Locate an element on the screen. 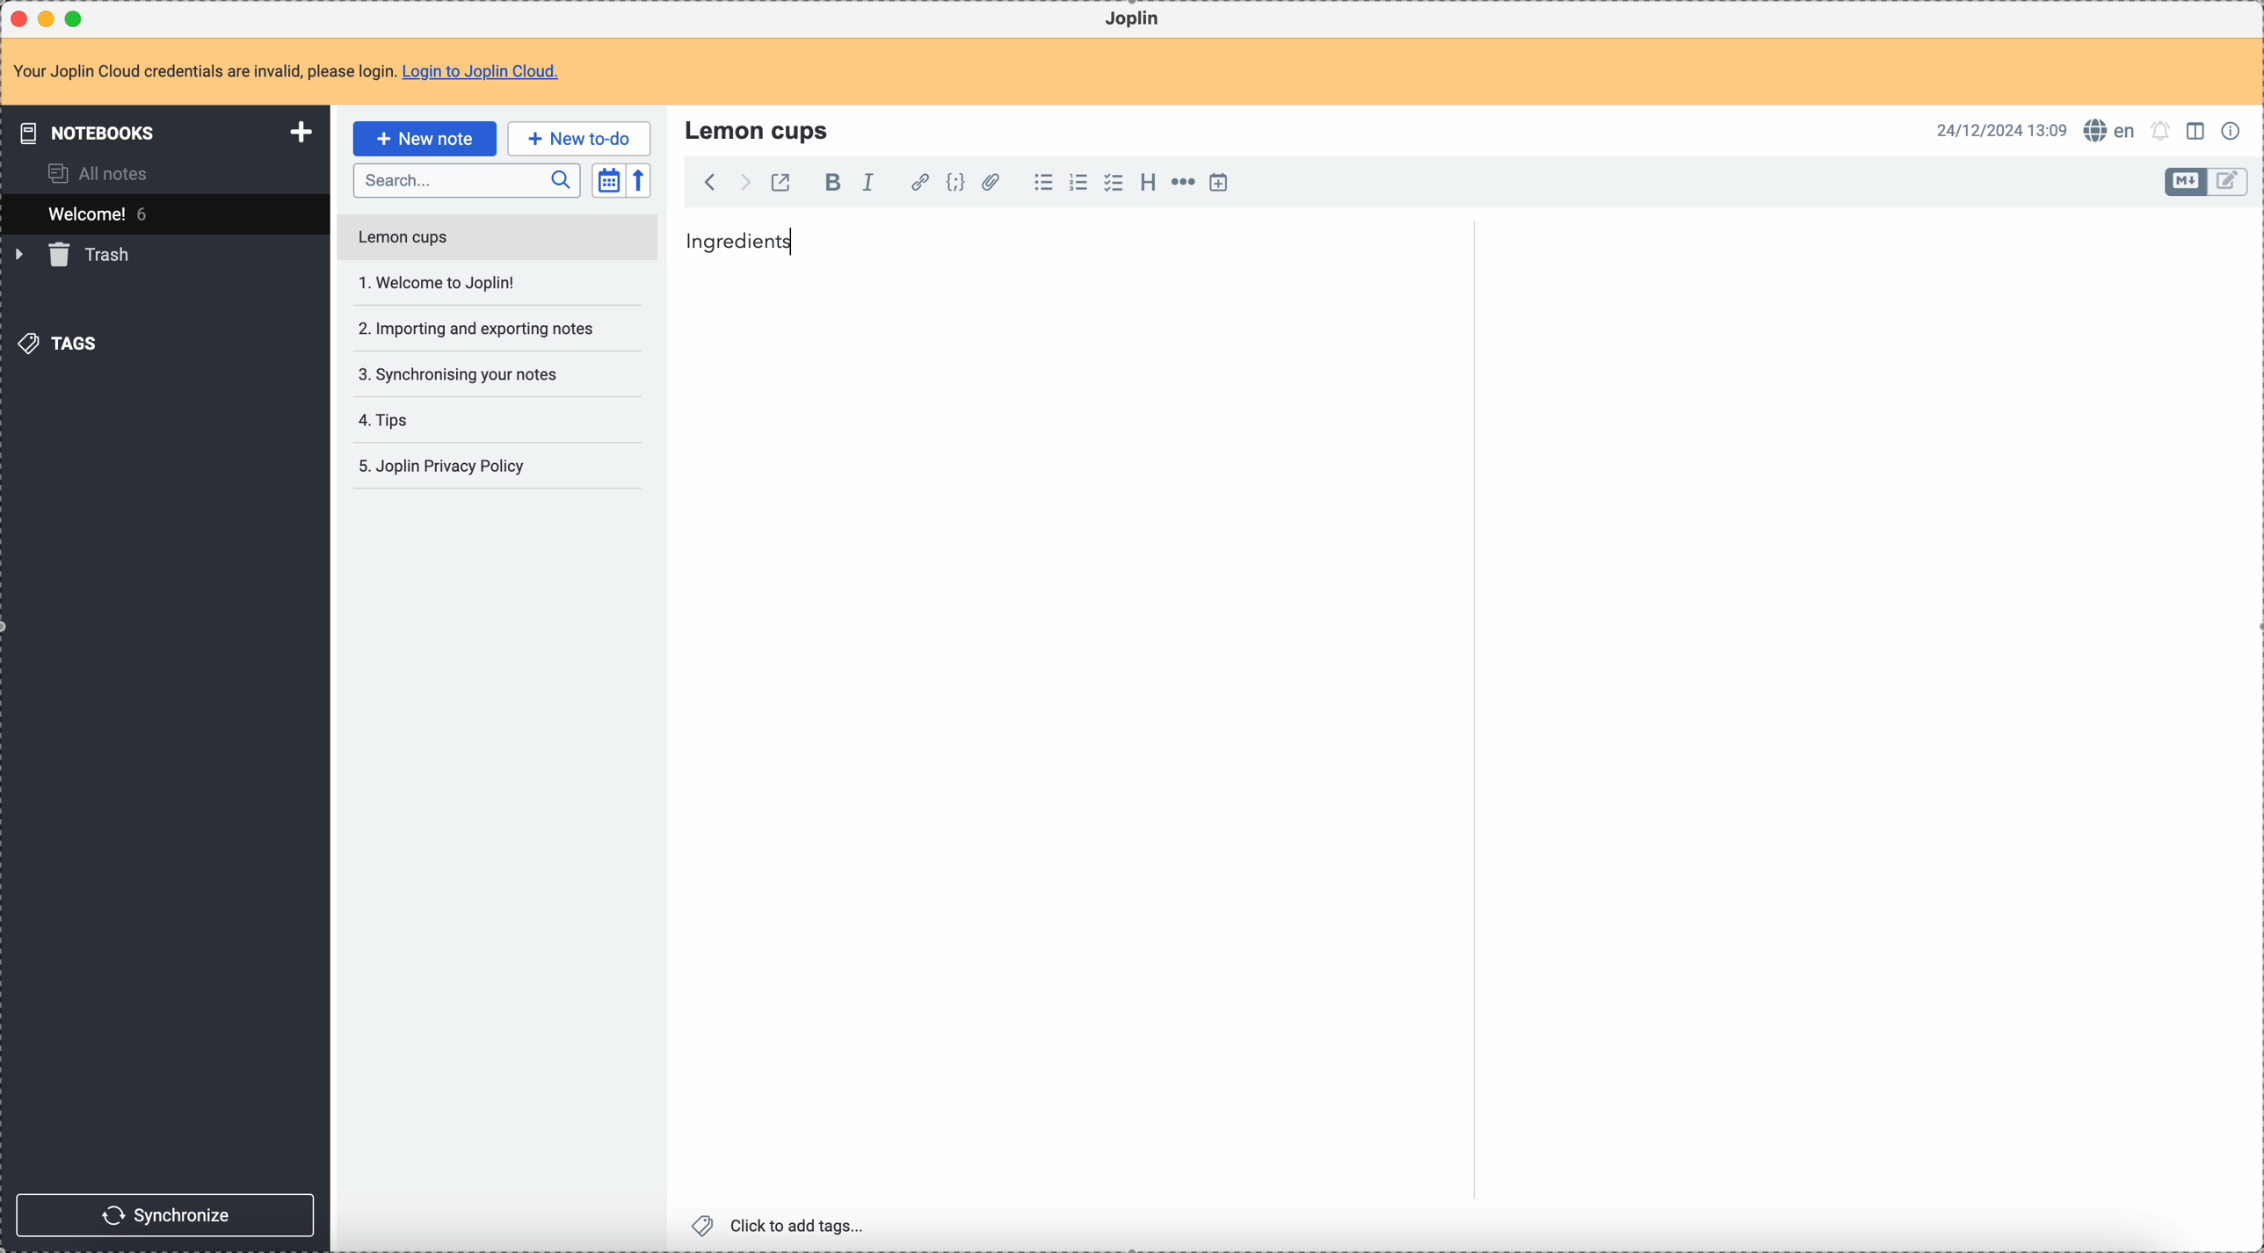 Image resolution: width=2264 pixels, height=1253 pixels. attach file is located at coordinates (988, 184).